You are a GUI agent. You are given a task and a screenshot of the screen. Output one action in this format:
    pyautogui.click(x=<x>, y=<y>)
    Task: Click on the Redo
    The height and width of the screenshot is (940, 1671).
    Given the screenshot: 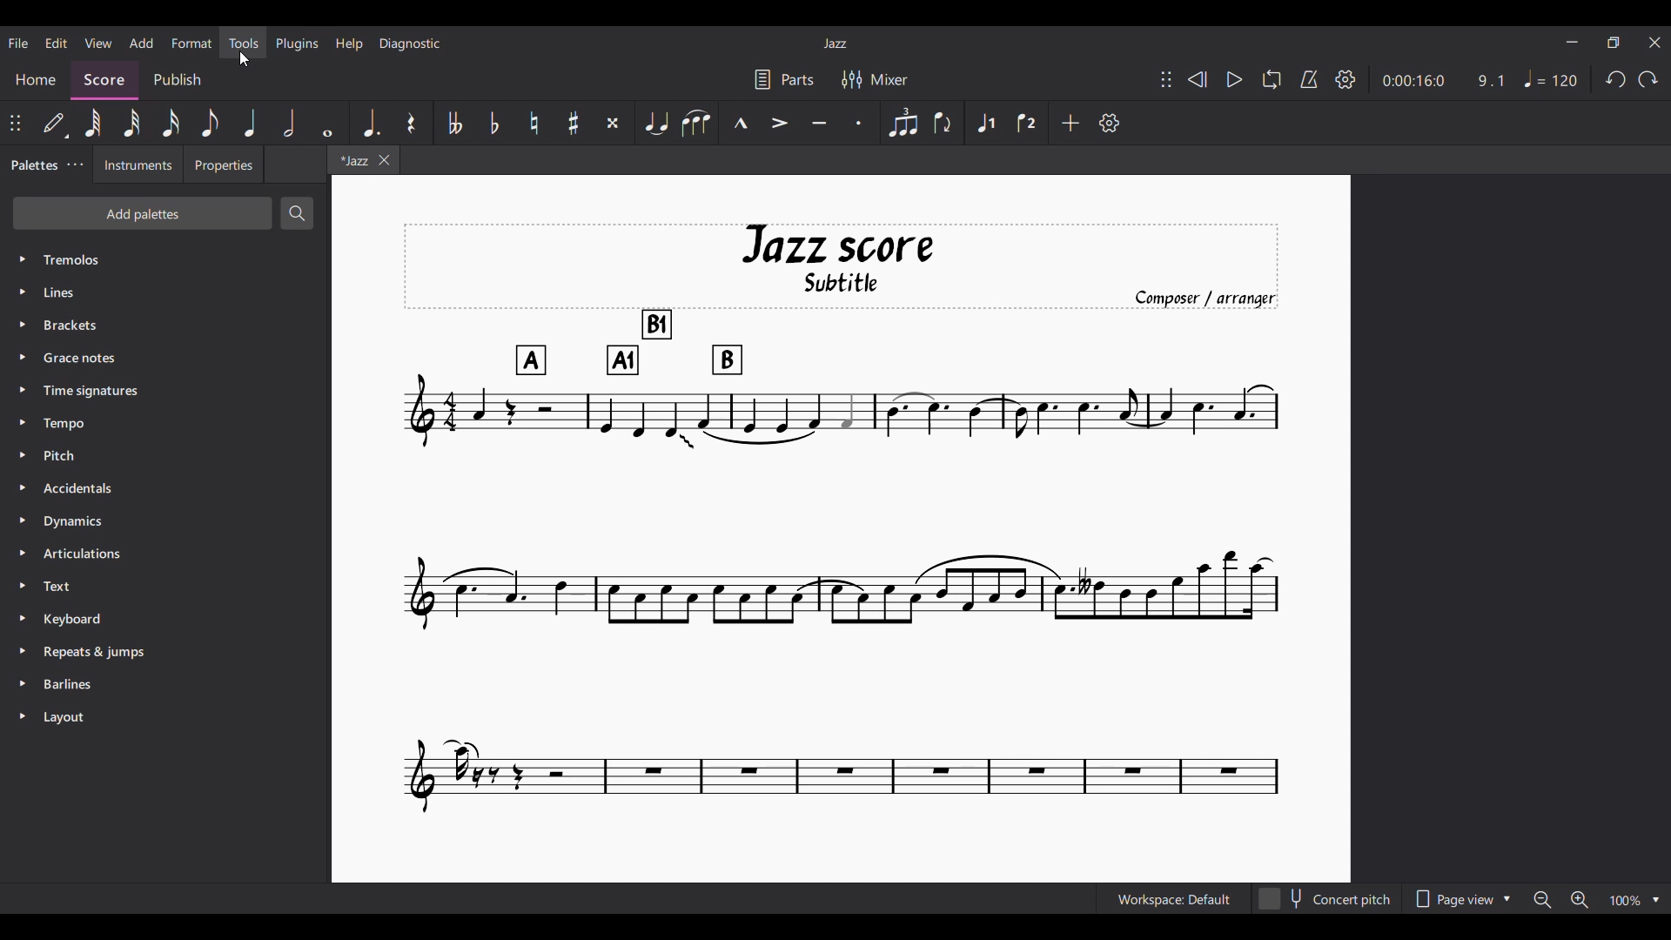 What is the action you would take?
    pyautogui.click(x=1648, y=79)
    